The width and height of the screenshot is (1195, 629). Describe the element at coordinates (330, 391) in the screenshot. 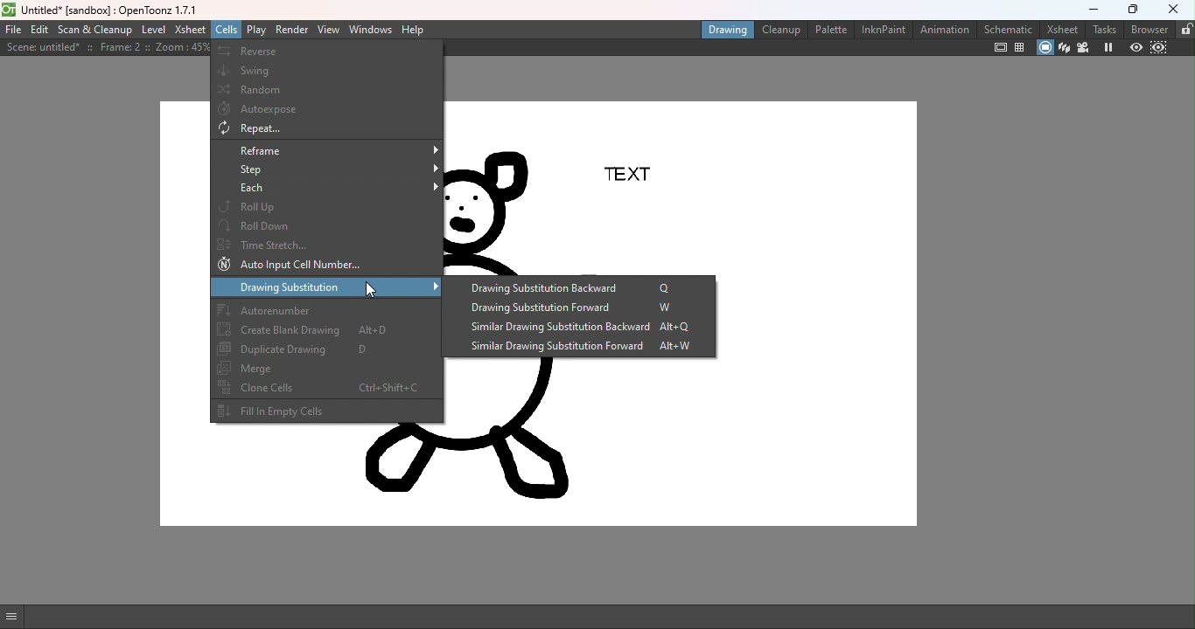

I see `Clone cells` at that location.